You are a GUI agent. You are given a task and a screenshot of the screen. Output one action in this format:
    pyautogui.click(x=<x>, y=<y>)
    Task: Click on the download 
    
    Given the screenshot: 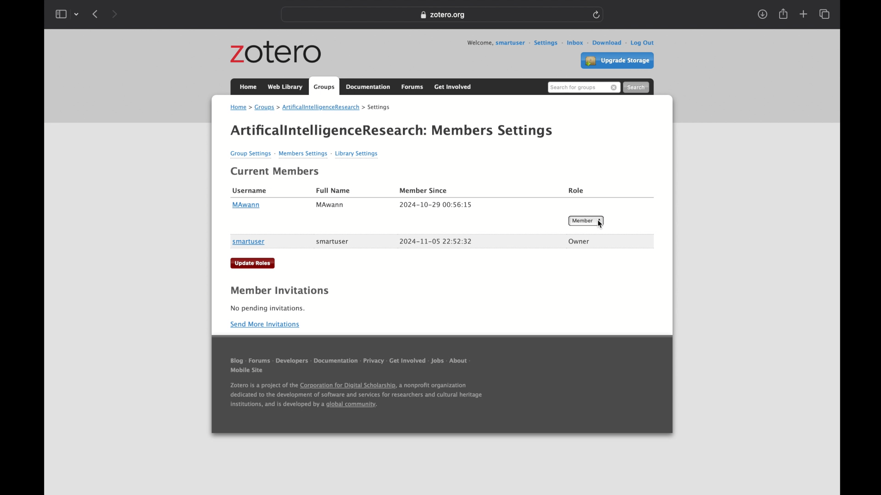 What is the action you would take?
    pyautogui.click(x=603, y=43)
    